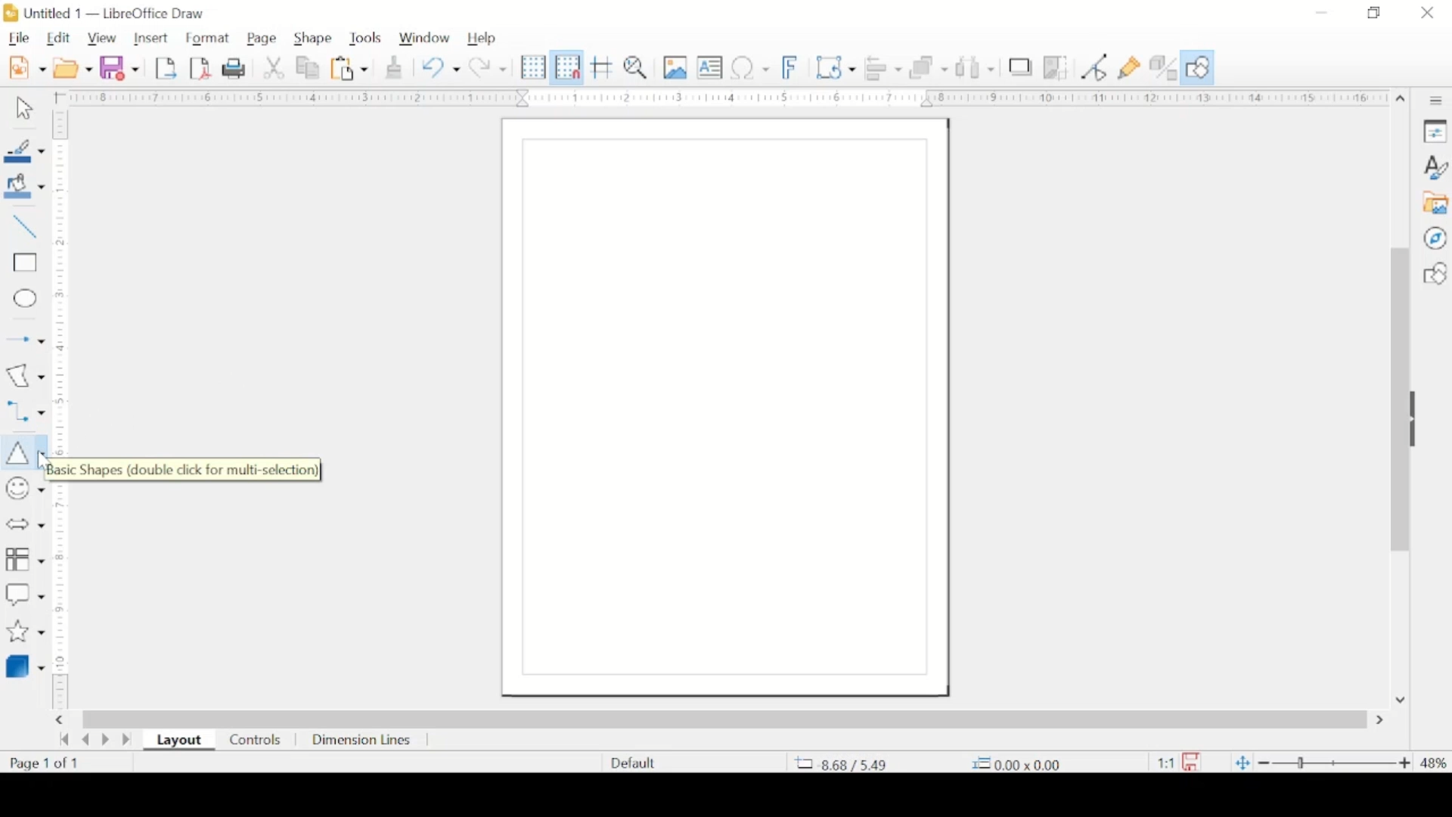  I want to click on drag handle, so click(1419, 420).